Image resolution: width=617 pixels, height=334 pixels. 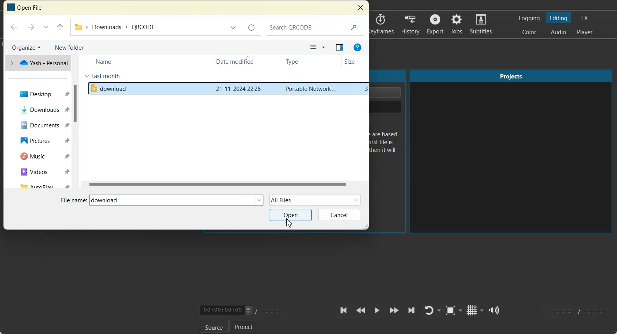 What do you see at coordinates (225, 89) in the screenshot?
I see `File selected` at bounding box center [225, 89].